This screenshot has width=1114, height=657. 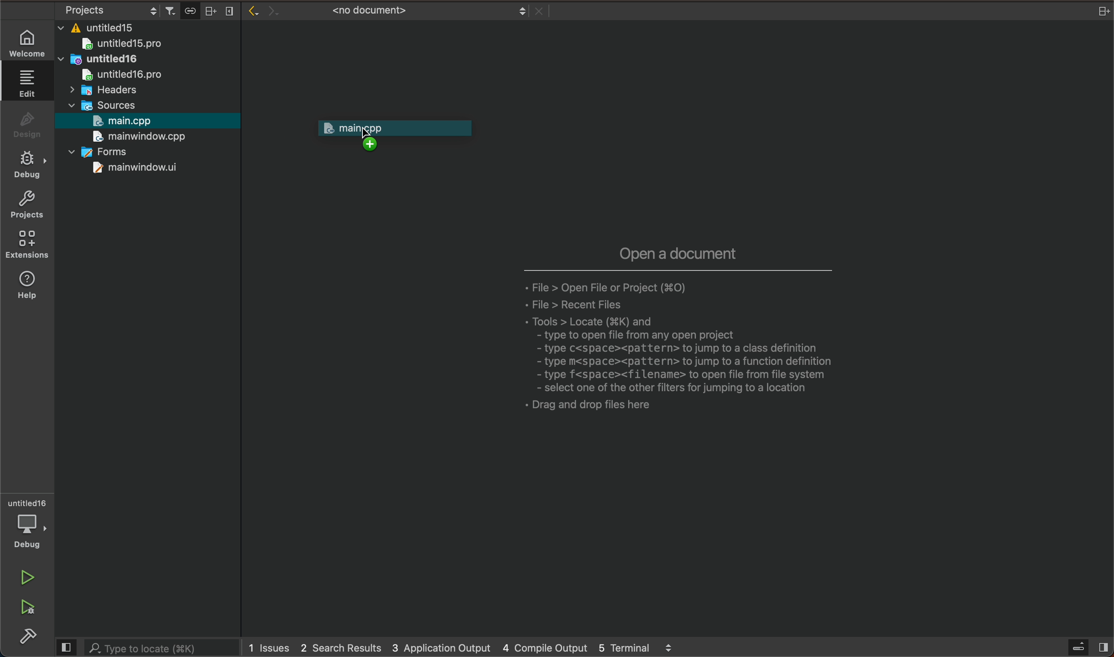 I want to click on WELCOME, so click(x=27, y=42).